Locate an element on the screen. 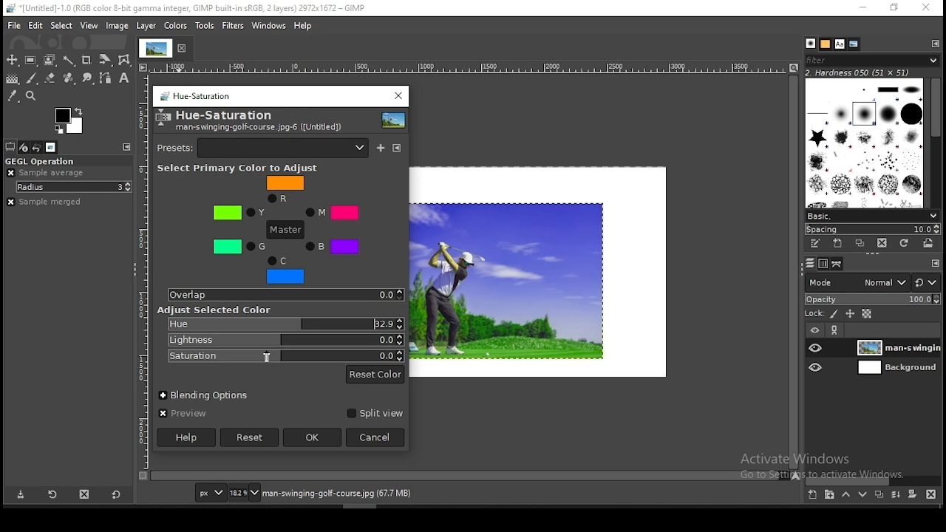 The width and height of the screenshot is (946, 532). select is located at coordinates (61, 24).